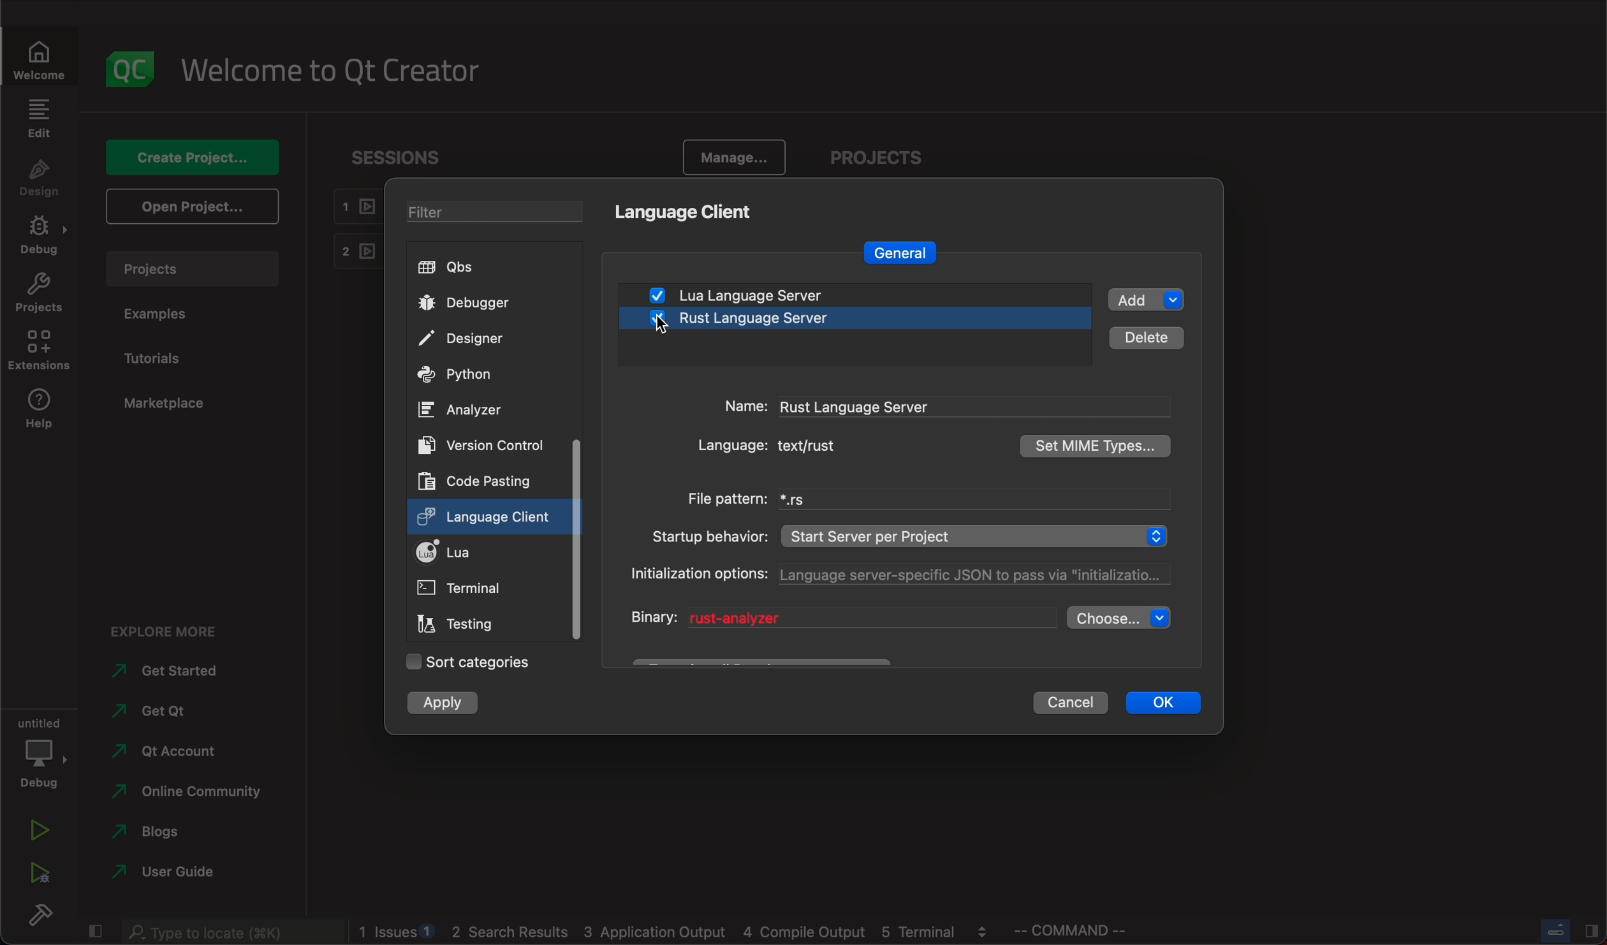 This screenshot has height=945, width=1607. I want to click on debug, so click(41, 236).